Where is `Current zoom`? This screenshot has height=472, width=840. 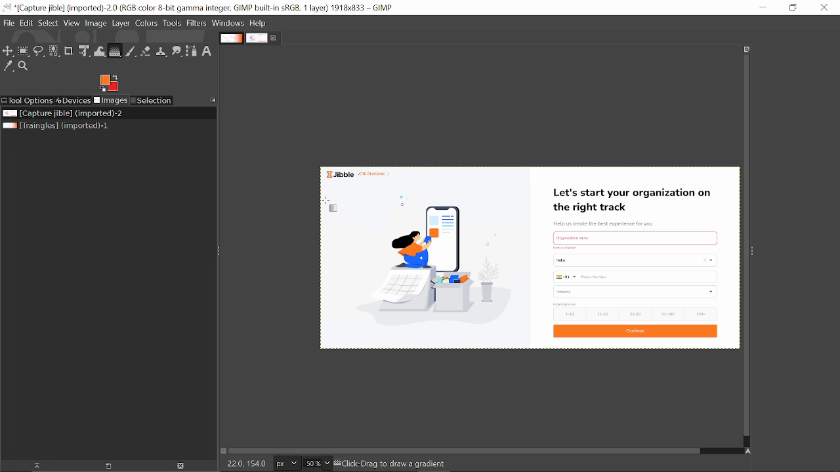 Current zoom is located at coordinates (311, 464).